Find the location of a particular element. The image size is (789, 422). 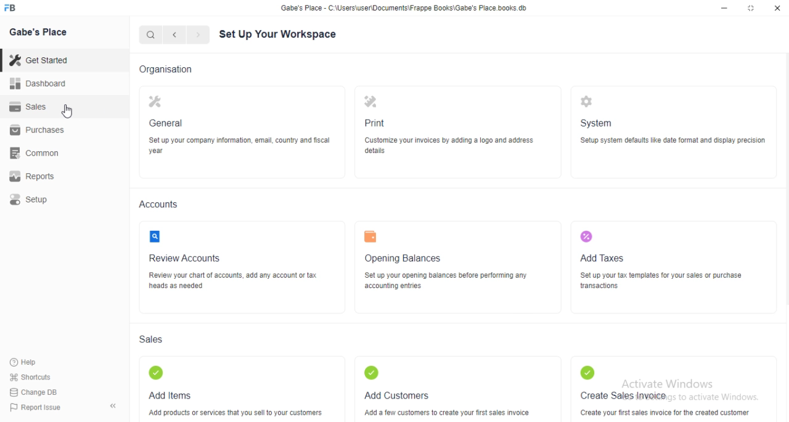

FB-logo is located at coordinates (9, 7).